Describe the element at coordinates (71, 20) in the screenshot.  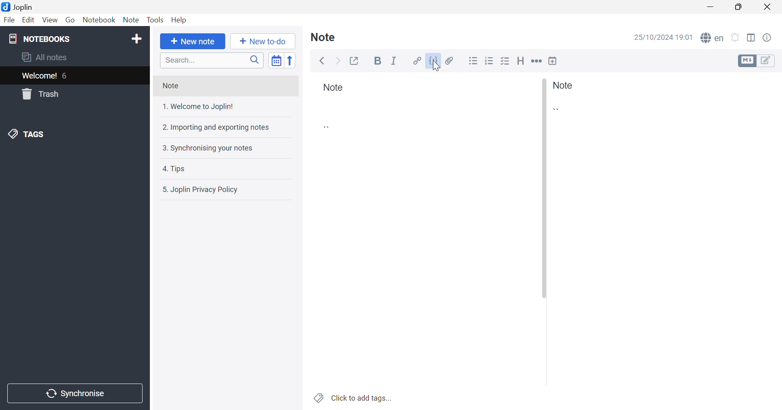
I see `Go` at that location.